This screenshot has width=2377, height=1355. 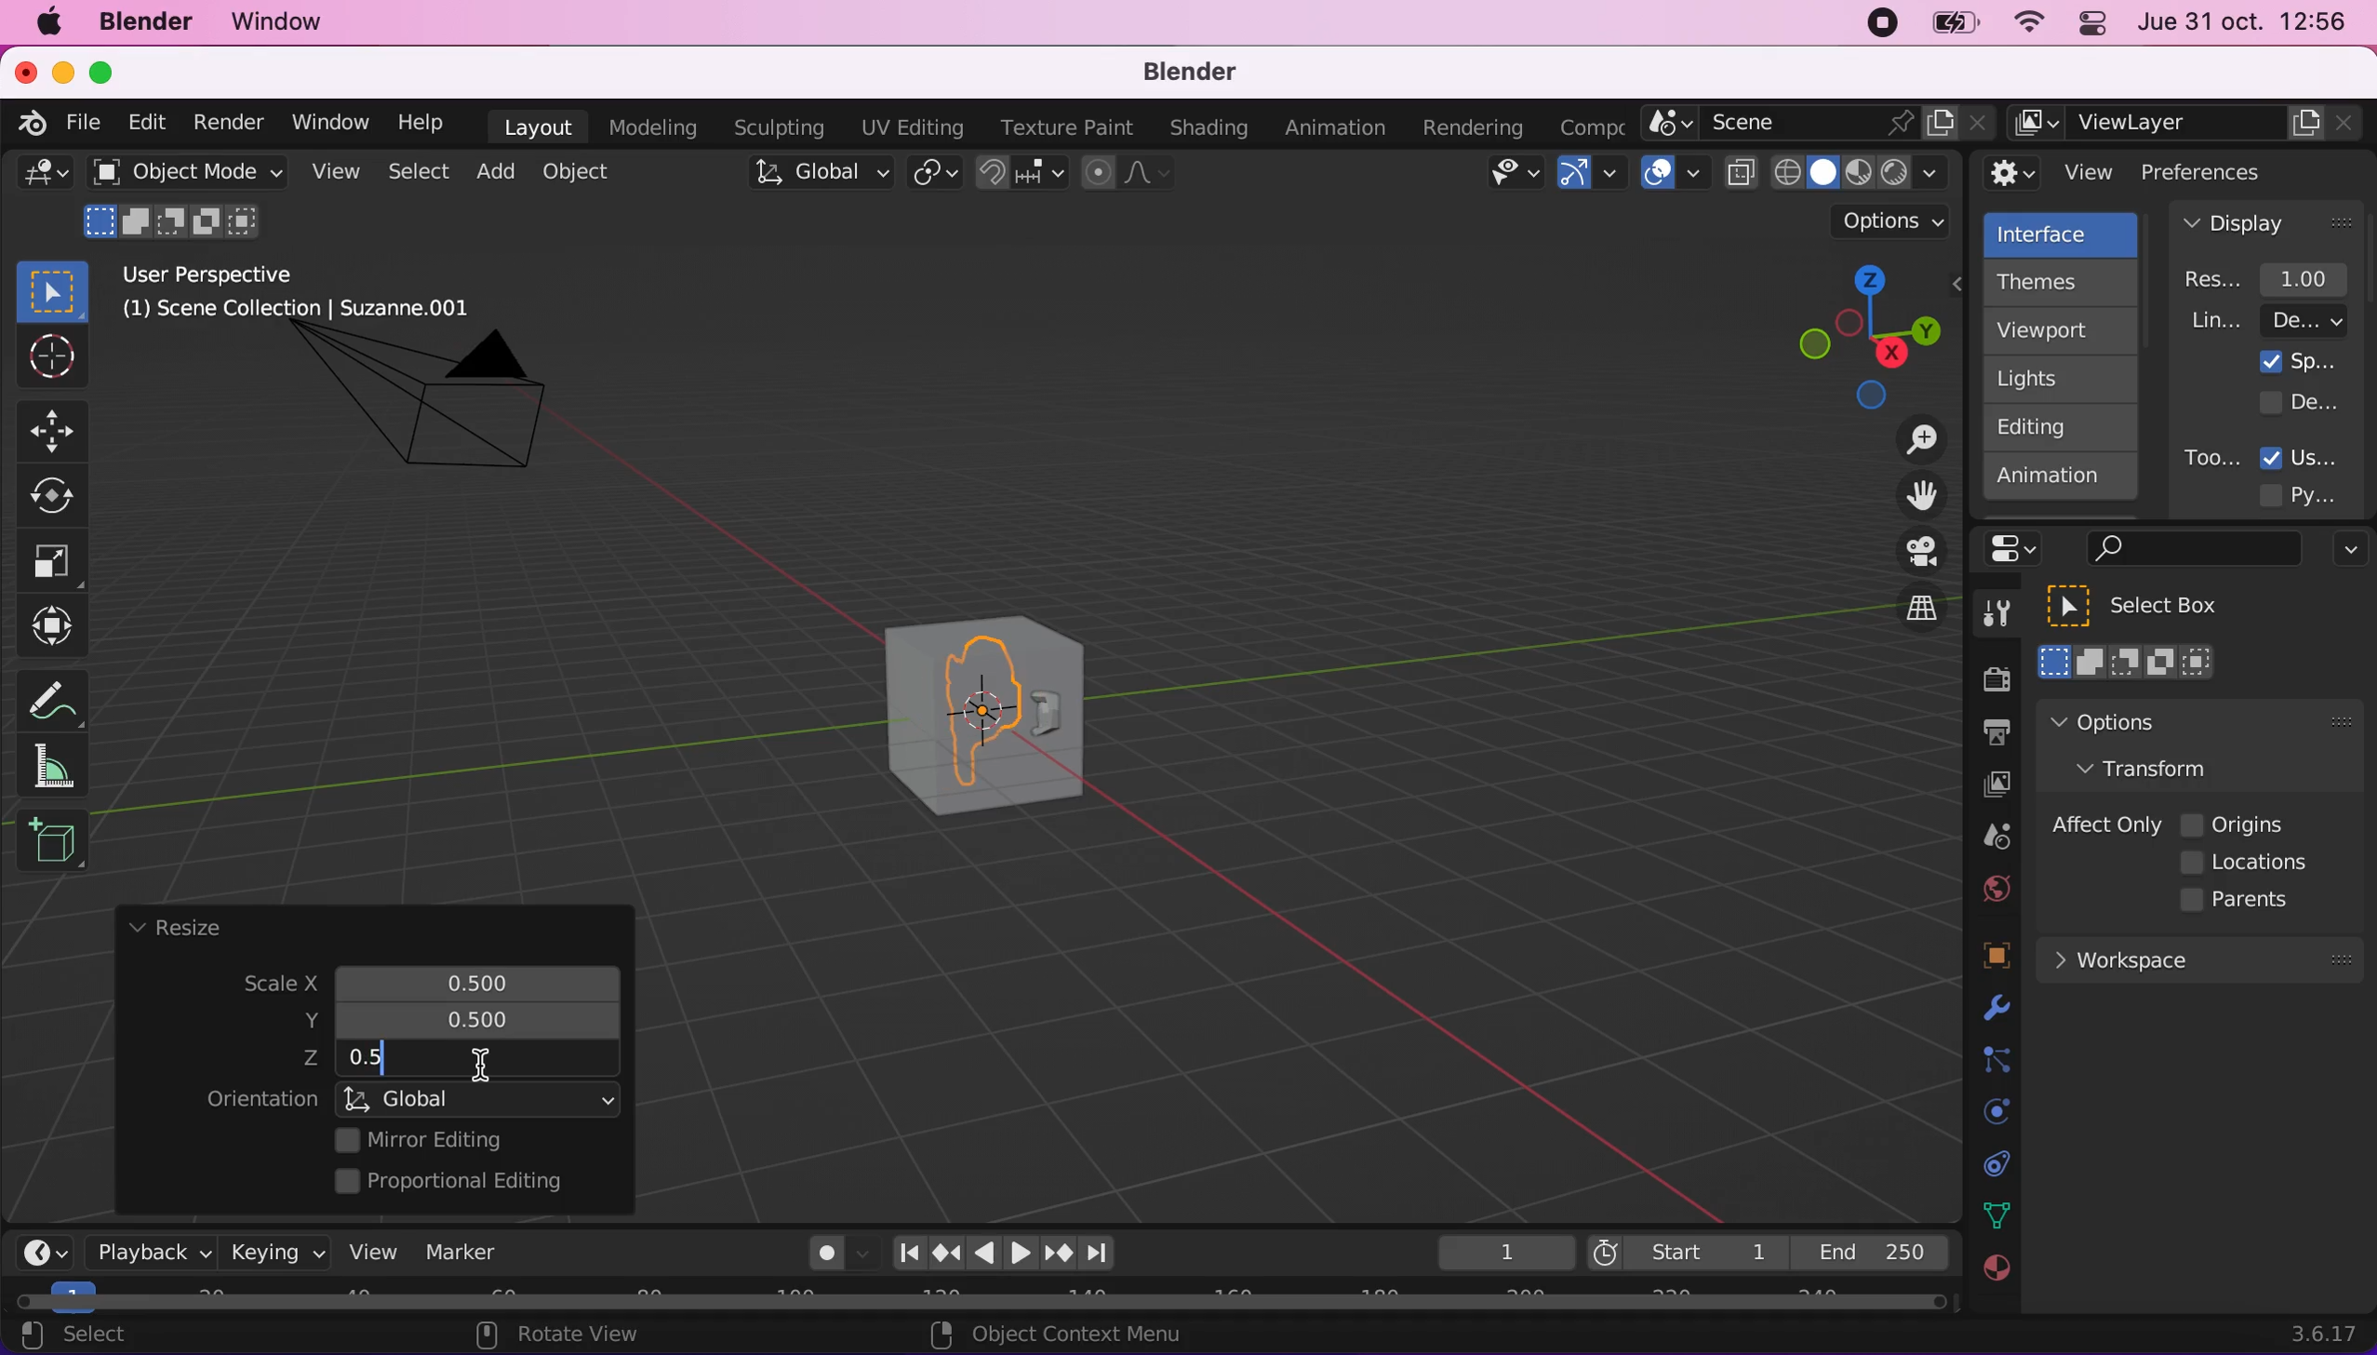 I want to click on render, so click(x=227, y=124).